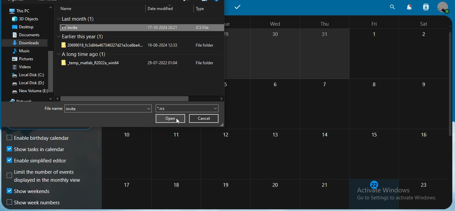  Describe the element at coordinates (201, 10) in the screenshot. I see `type` at that location.